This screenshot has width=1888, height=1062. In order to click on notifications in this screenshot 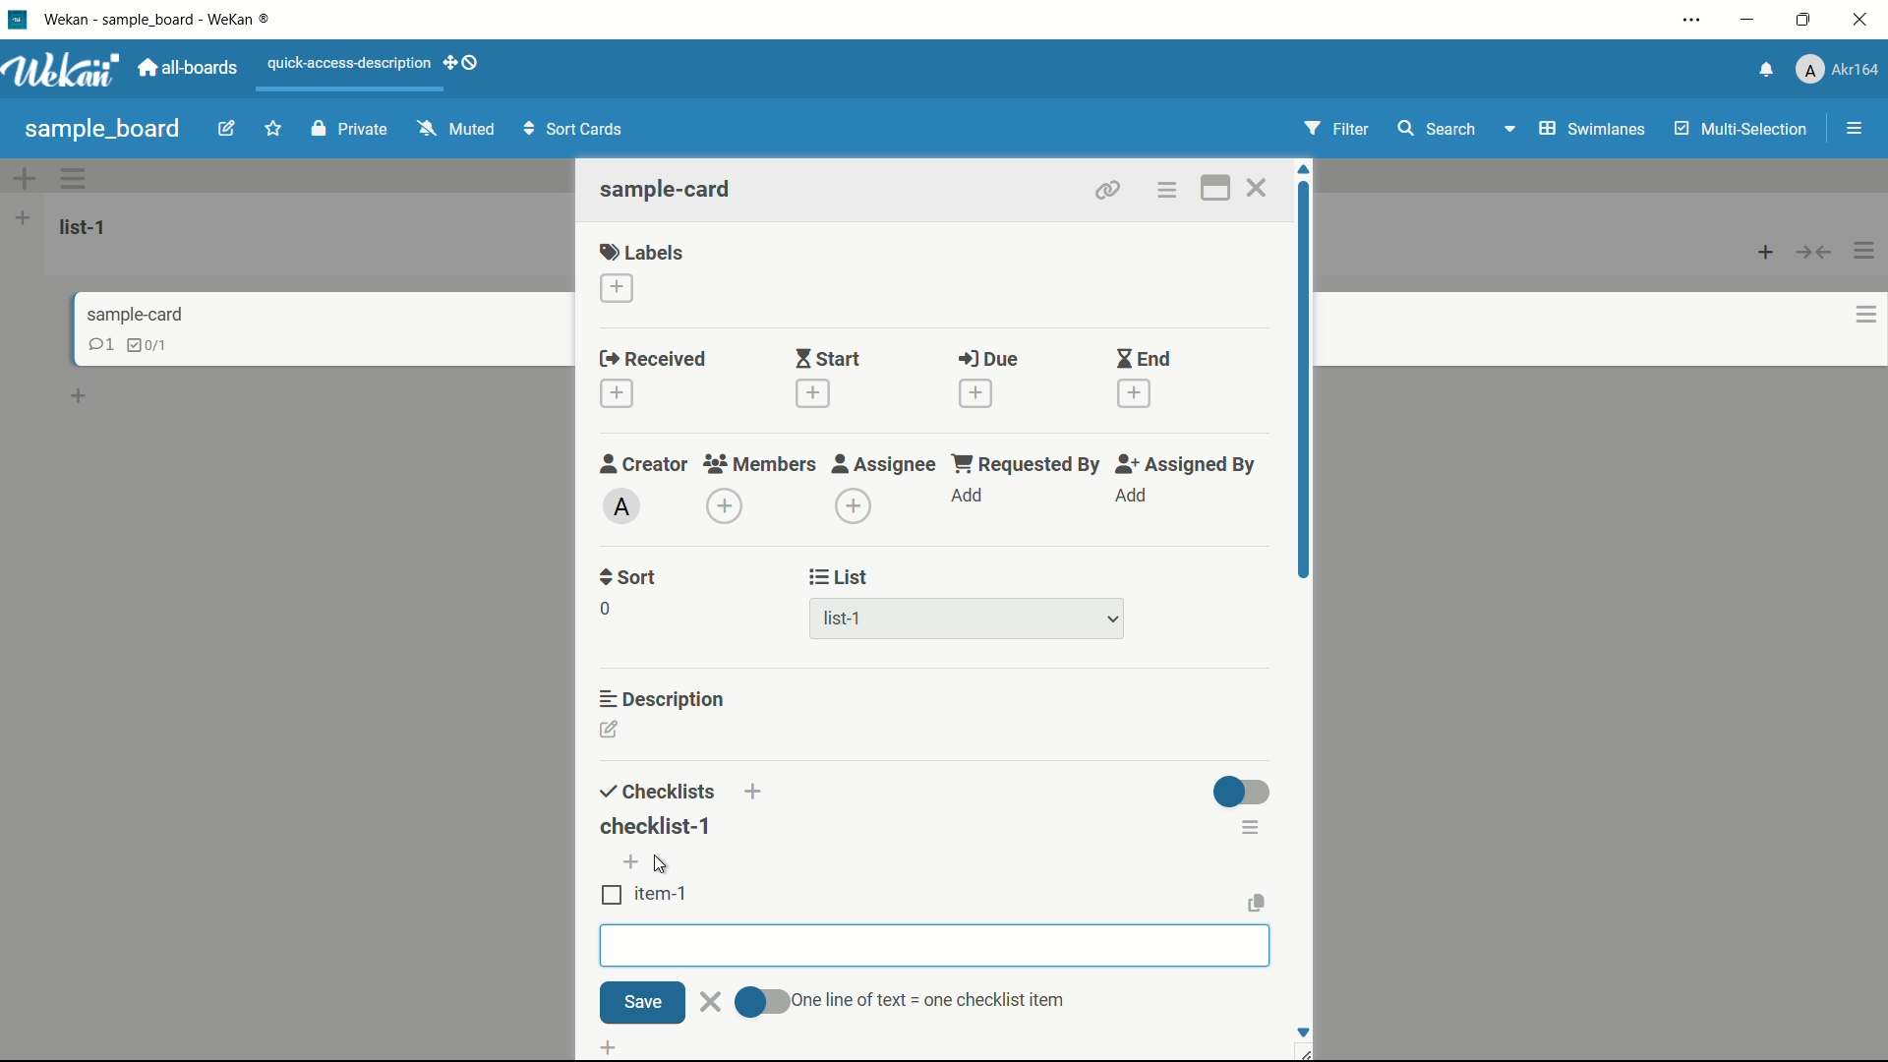, I will do `click(1768, 70)`.